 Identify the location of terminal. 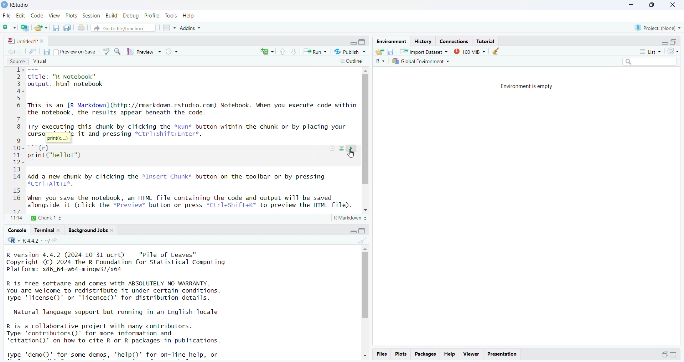
(48, 230).